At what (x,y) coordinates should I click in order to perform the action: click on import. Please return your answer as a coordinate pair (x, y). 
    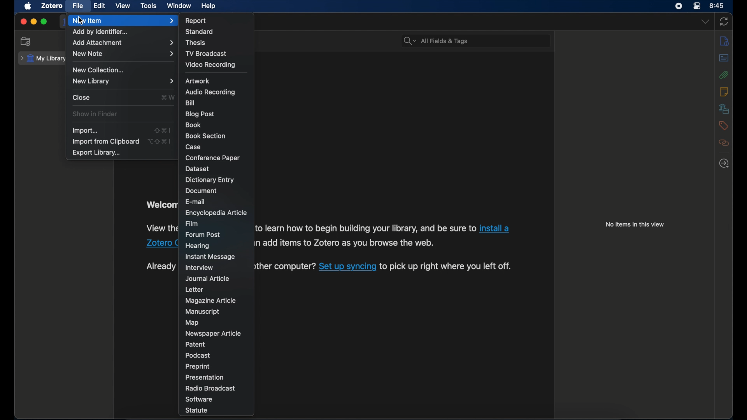
    Looking at the image, I should click on (84, 131).